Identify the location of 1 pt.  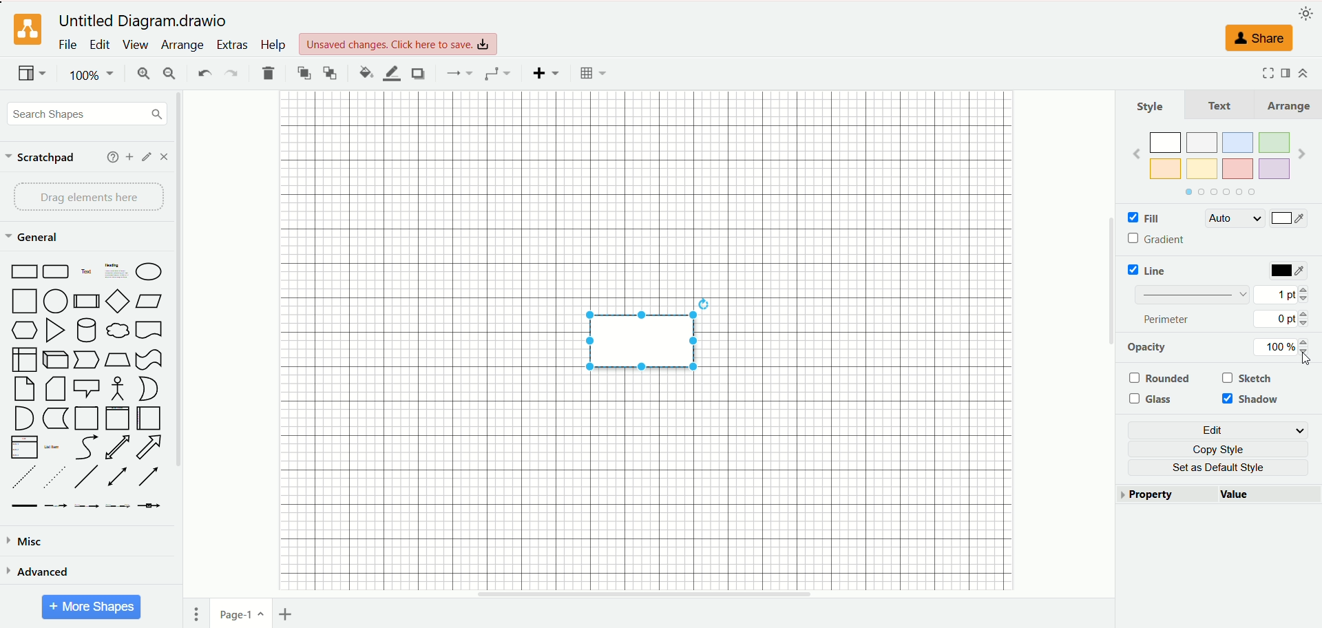
(1281, 293).